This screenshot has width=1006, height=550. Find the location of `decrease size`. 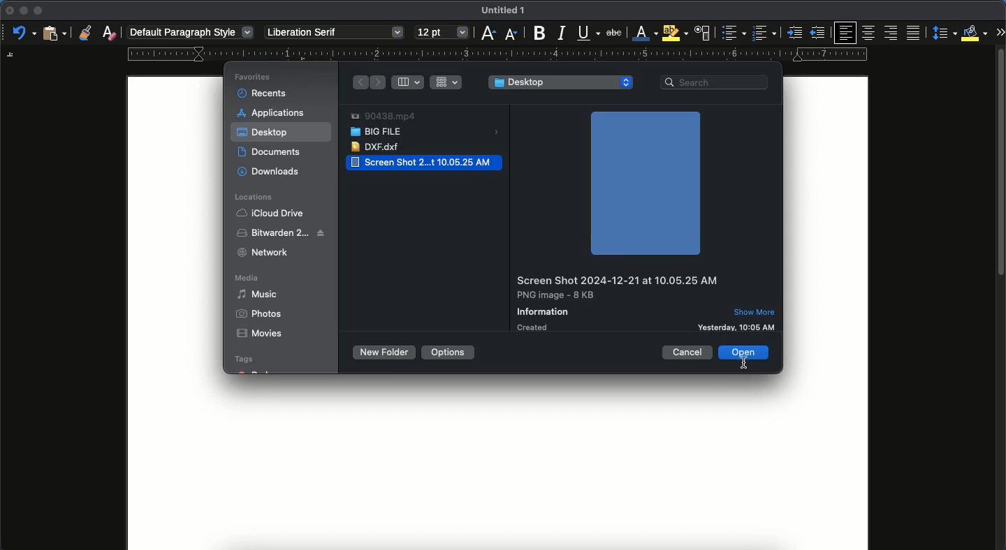

decrease size is located at coordinates (511, 33).